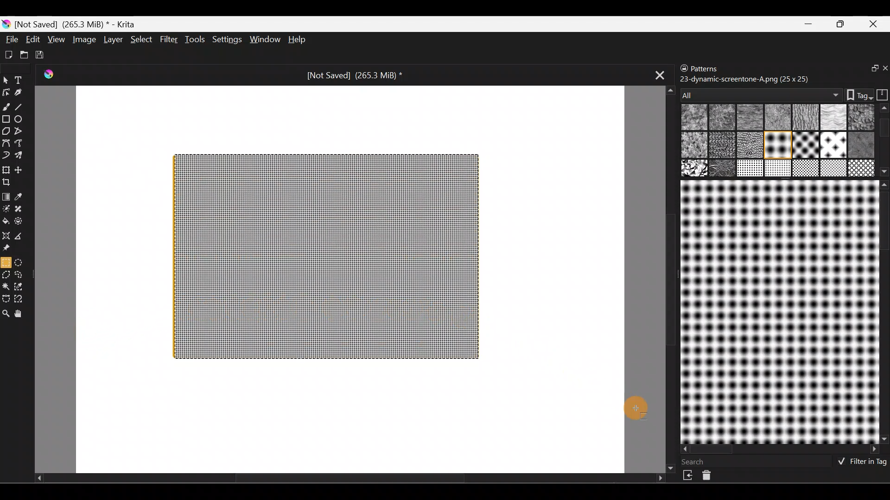  What do you see at coordinates (6, 156) in the screenshot?
I see `Dynamic brush tool` at bounding box center [6, 156].